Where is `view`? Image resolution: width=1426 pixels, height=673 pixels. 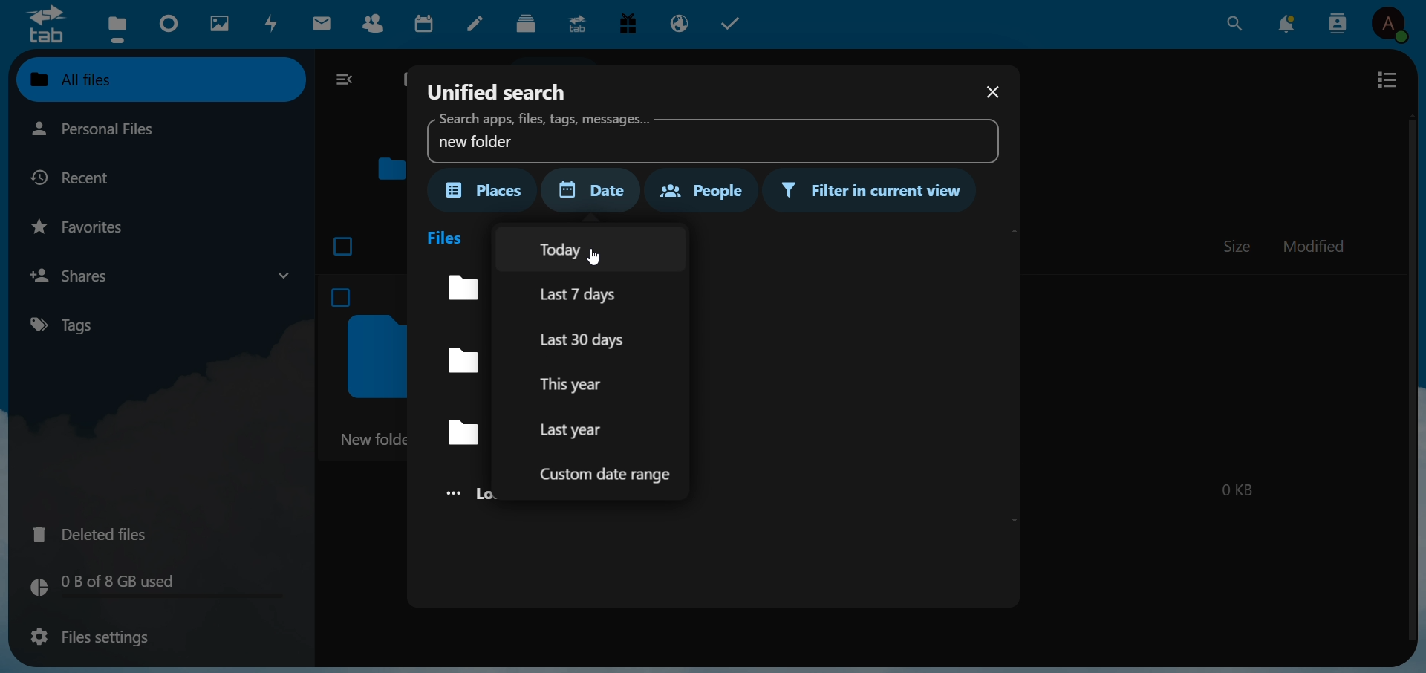 view is located at coordinates (1387, 79).